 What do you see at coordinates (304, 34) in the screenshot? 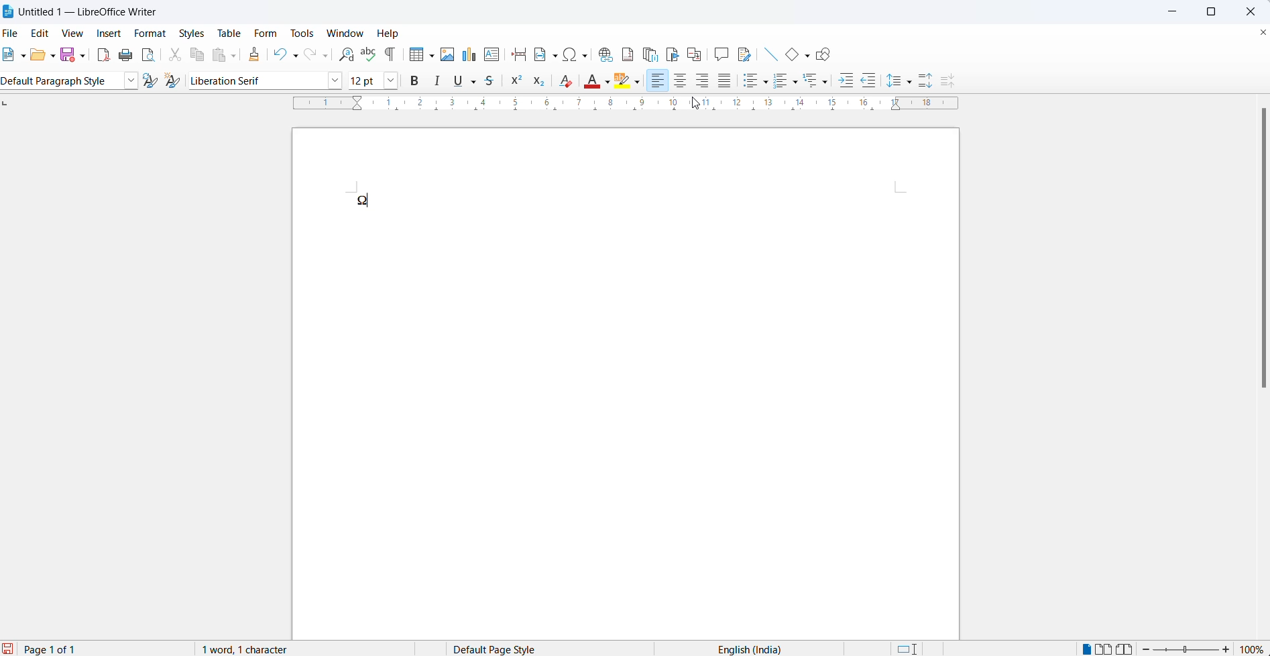
I see `tools` at bounding box center [304, 34].